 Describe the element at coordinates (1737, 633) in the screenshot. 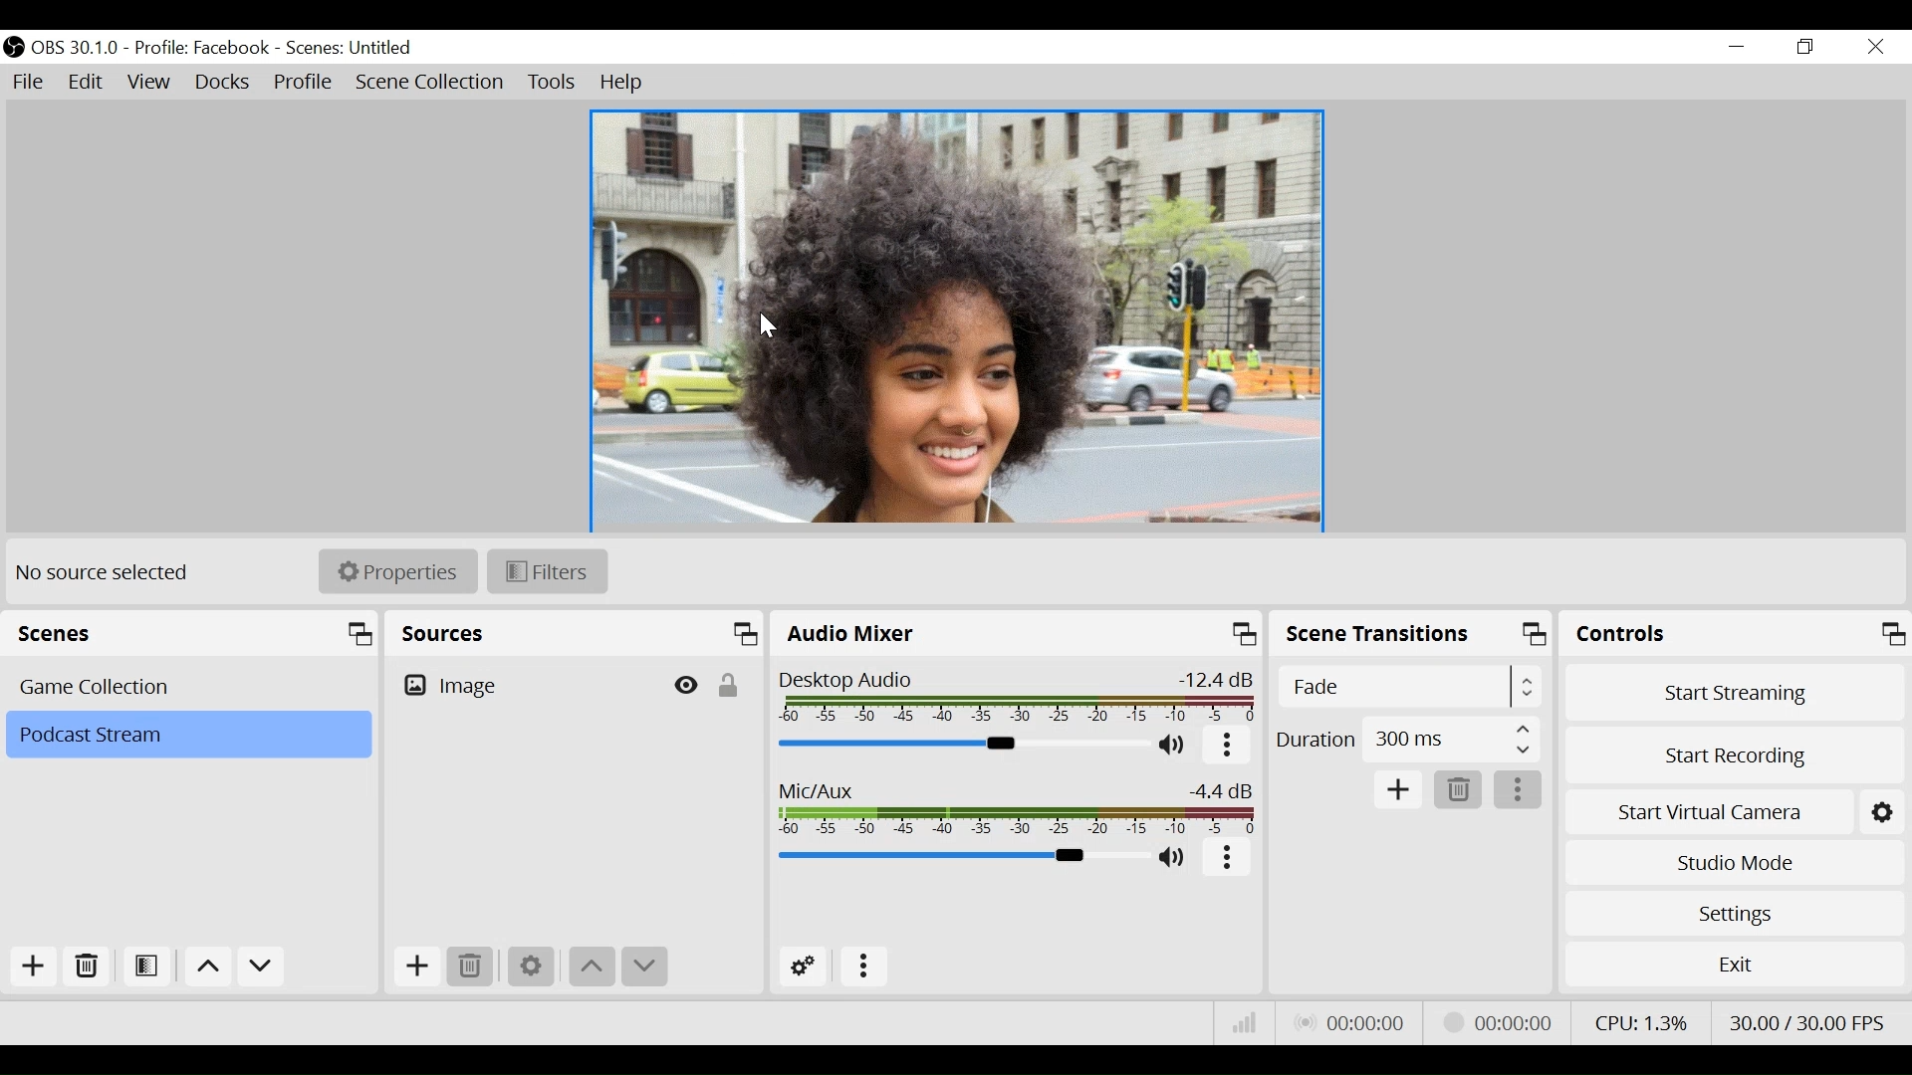

I see `Controls` at that location.